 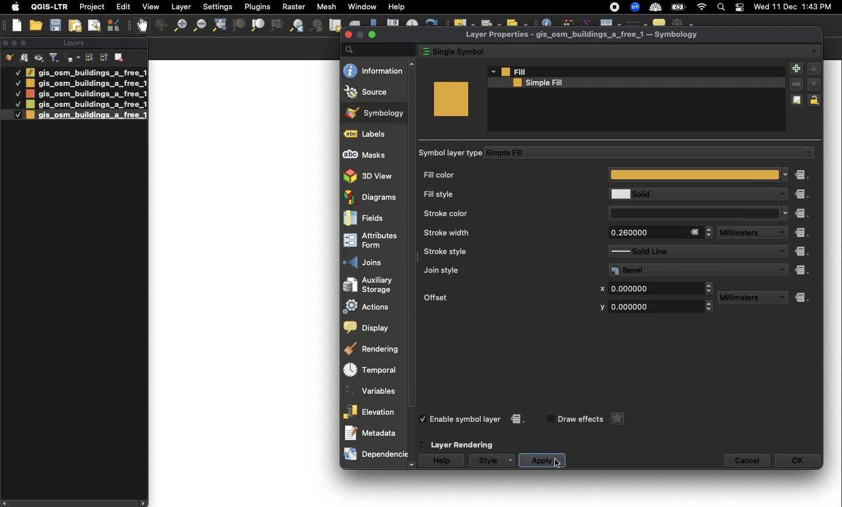 I want to click on Soure, so click(x=374, y=92).